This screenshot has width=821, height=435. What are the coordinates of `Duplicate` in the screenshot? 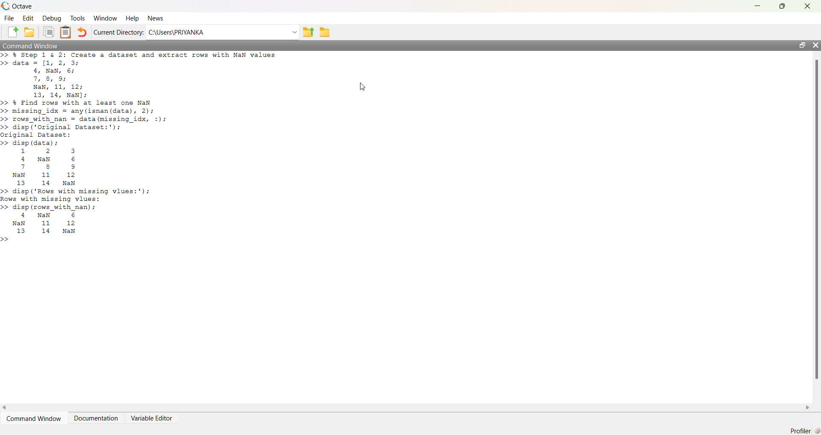 It's located at (49, 32).